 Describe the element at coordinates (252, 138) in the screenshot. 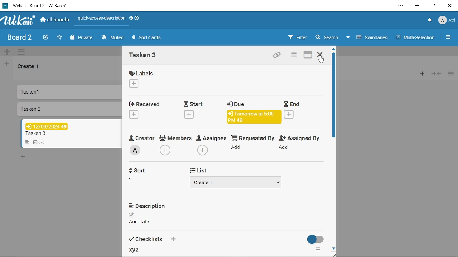

I see `Requested By` at that location.